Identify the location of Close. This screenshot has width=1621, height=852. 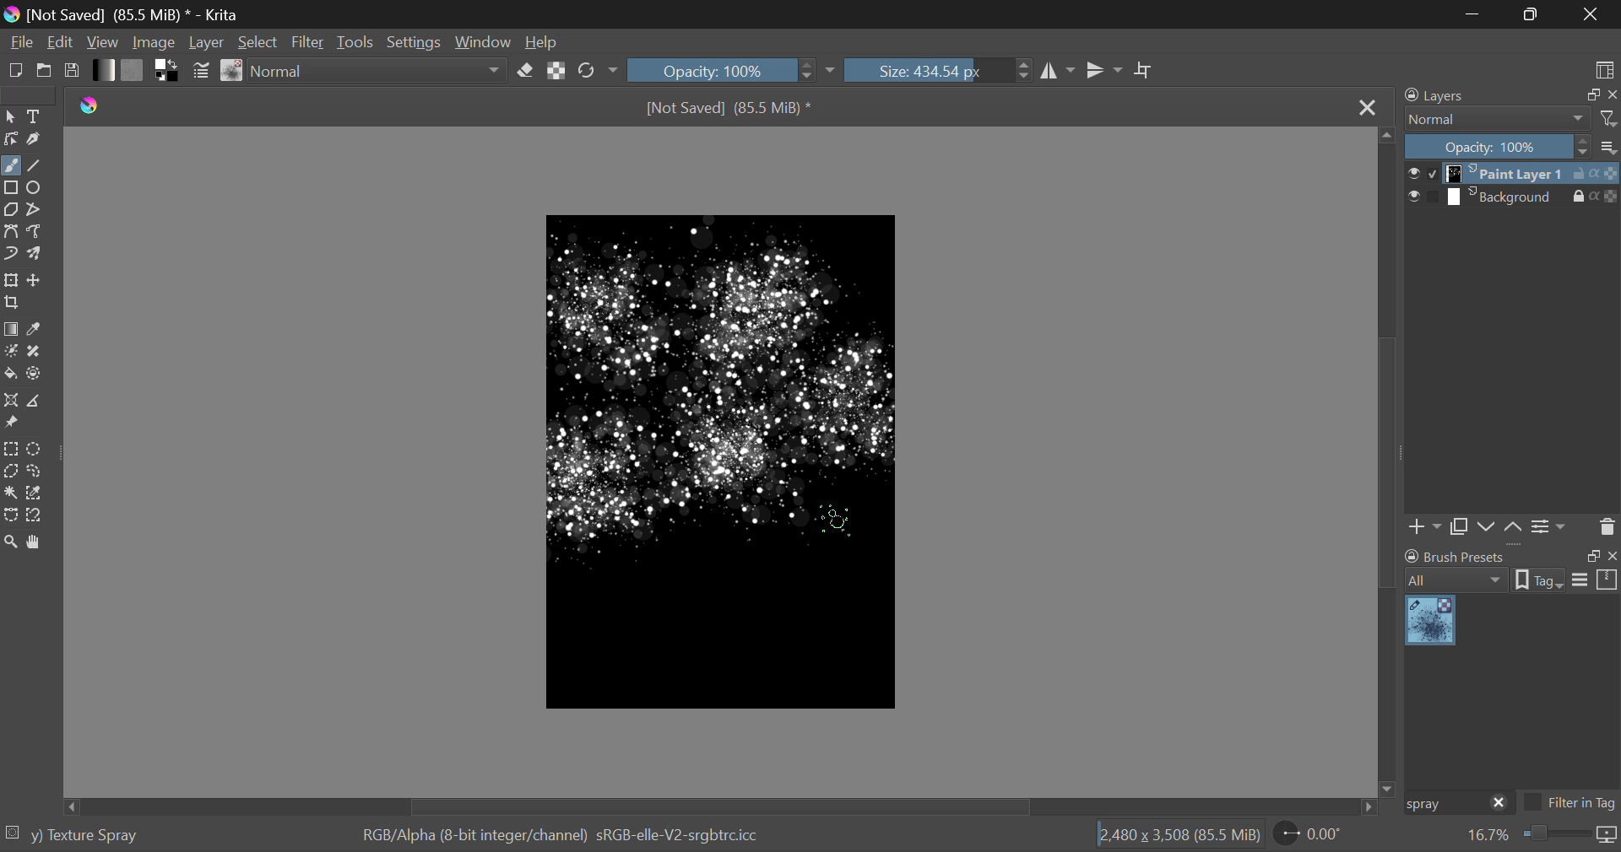
(1591, 14).